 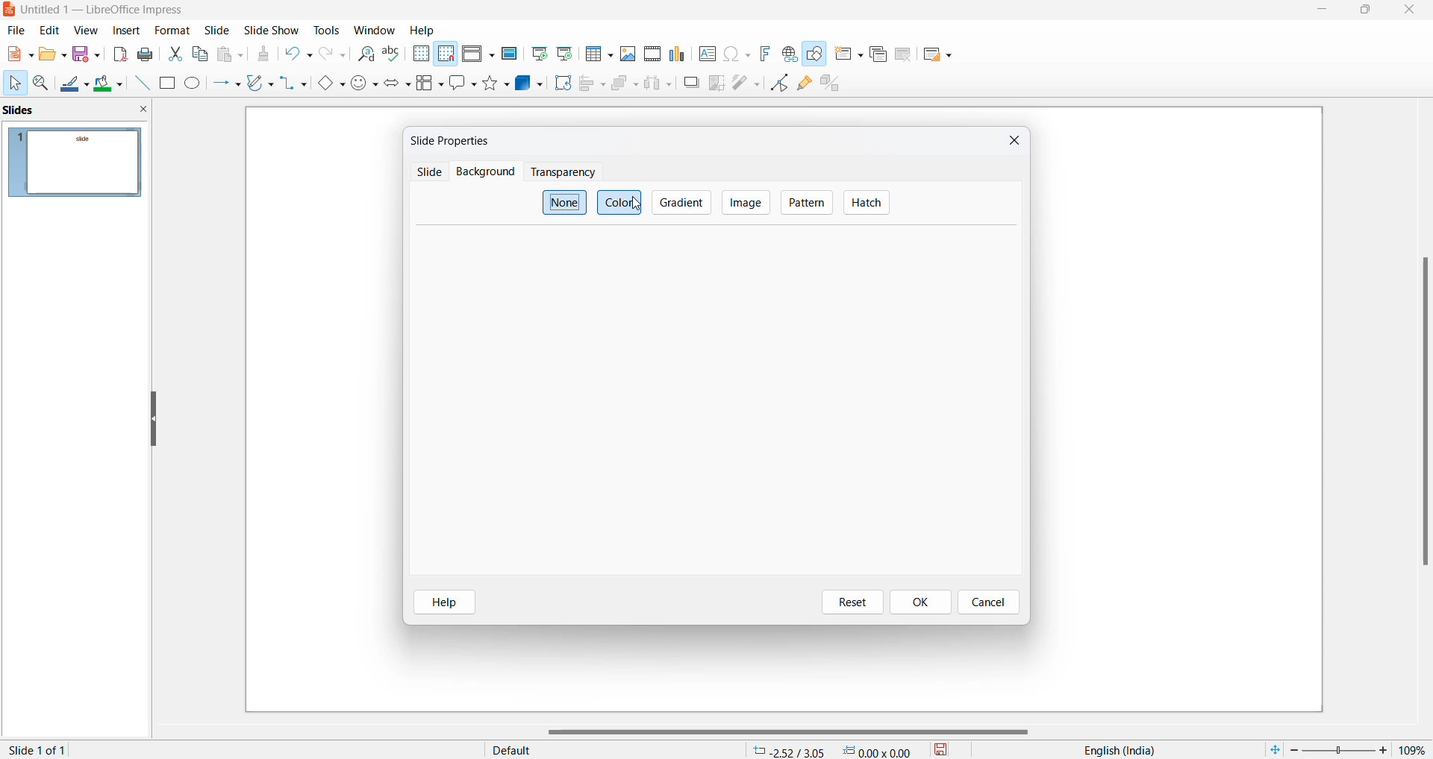 I want to click on object distribution, so click(x=660, y=84).